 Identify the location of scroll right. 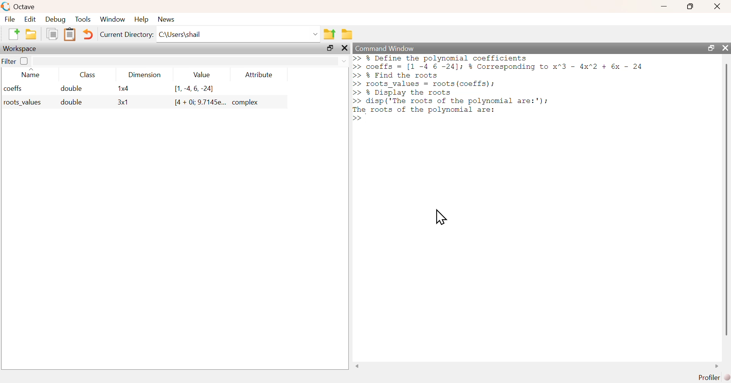
(718, 366).